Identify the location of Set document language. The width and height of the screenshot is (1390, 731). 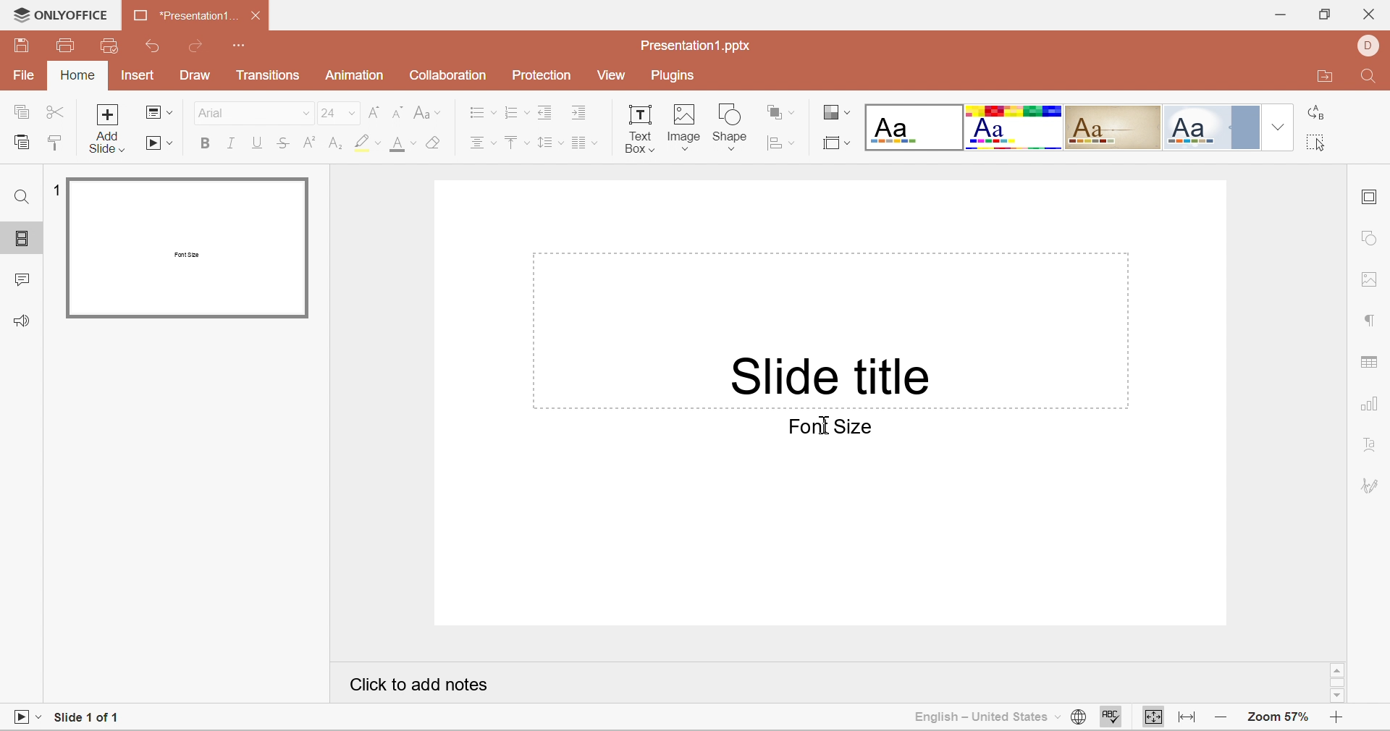
(1078, 717).